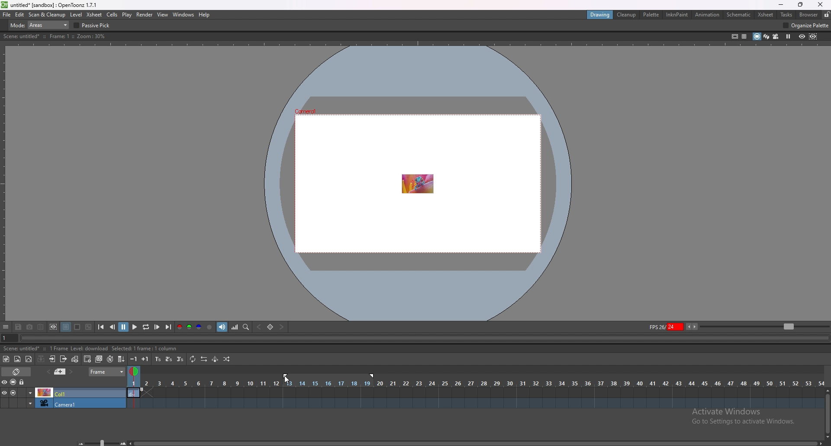 This screenshot has width=831, height=446. I want to click on add memo, so click(48, 372).